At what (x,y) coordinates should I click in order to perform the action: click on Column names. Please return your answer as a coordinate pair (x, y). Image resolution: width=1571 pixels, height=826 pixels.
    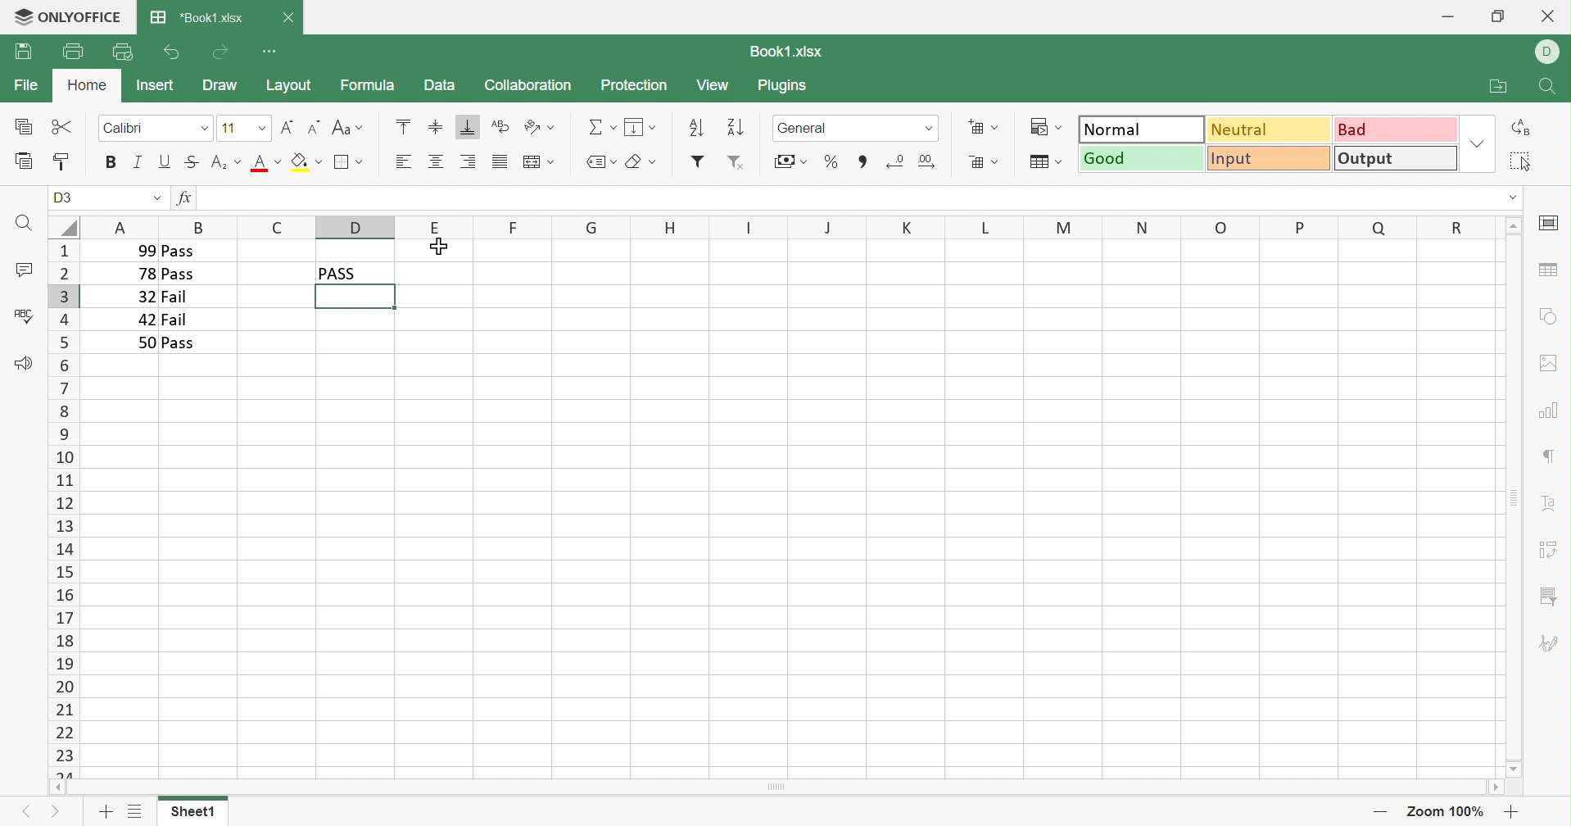
    Looking at the image, I should click on (790, 226).